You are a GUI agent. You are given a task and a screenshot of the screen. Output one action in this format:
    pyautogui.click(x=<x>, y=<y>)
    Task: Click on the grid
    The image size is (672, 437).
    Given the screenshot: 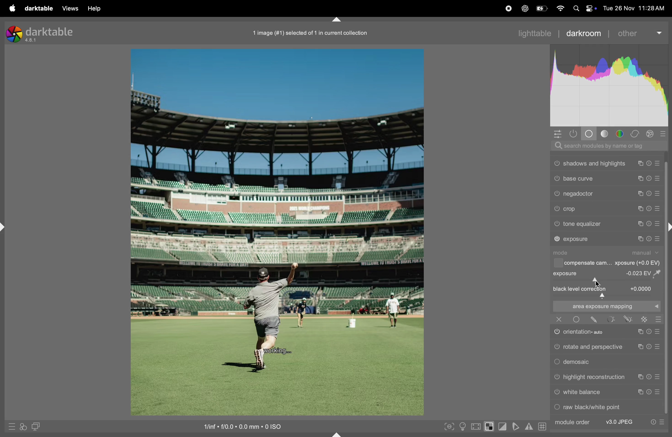 What is the action you would take?
    pyautogui.click(x=541, y=426)
    